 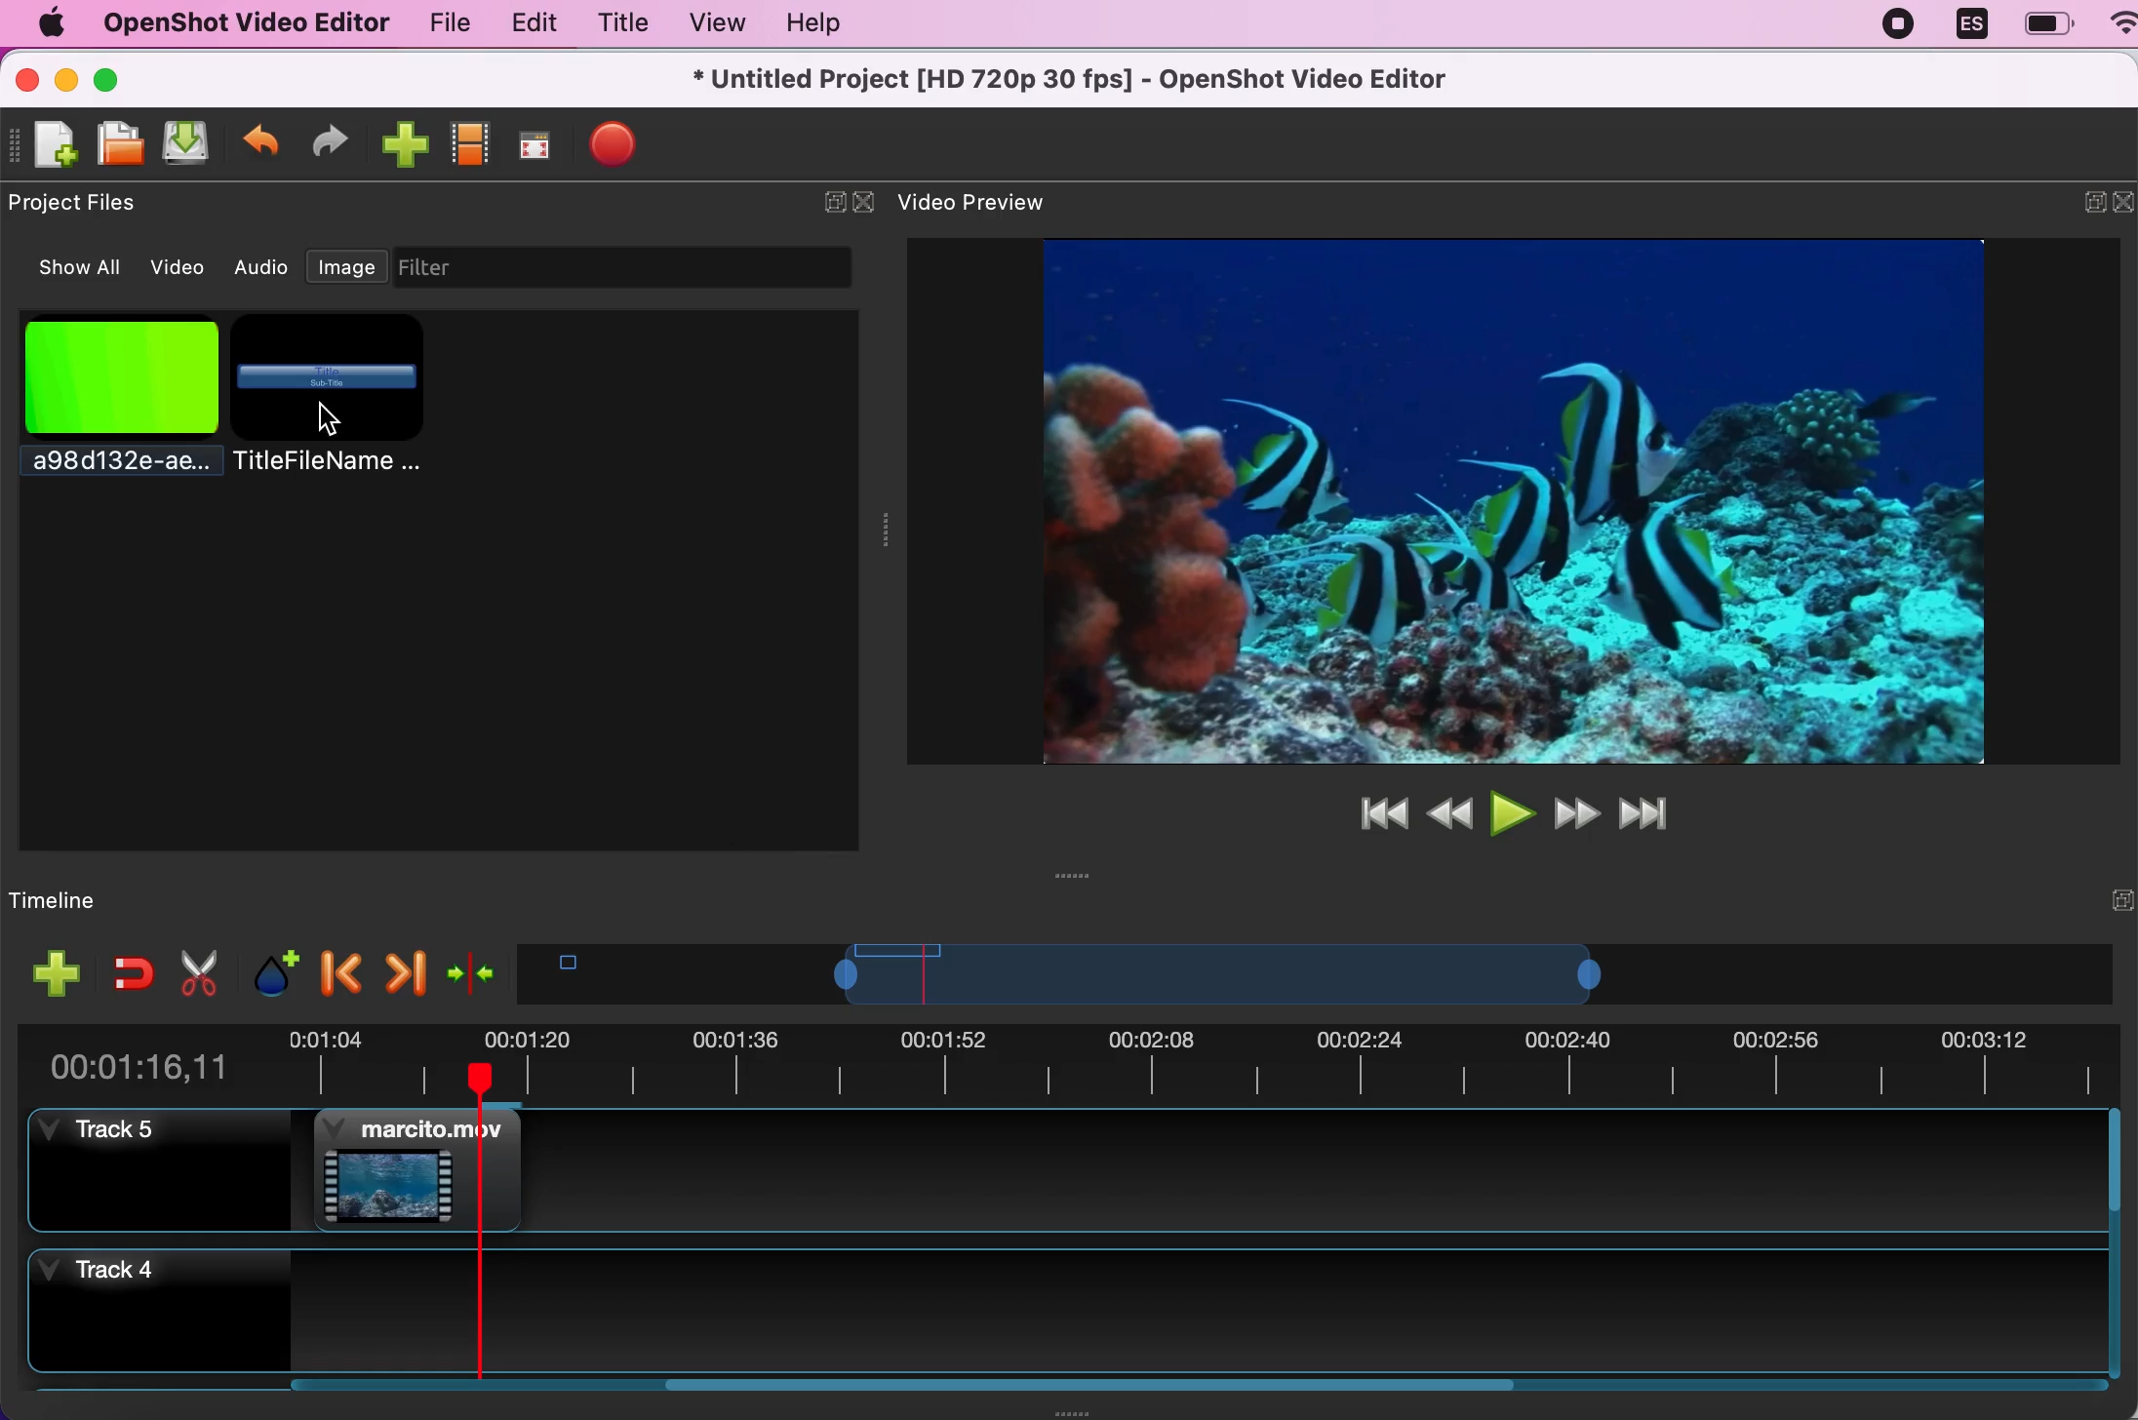 What do you see at coordinates (716, 22) in the screenshot?
I see `view` at bounding box center [716, 22].